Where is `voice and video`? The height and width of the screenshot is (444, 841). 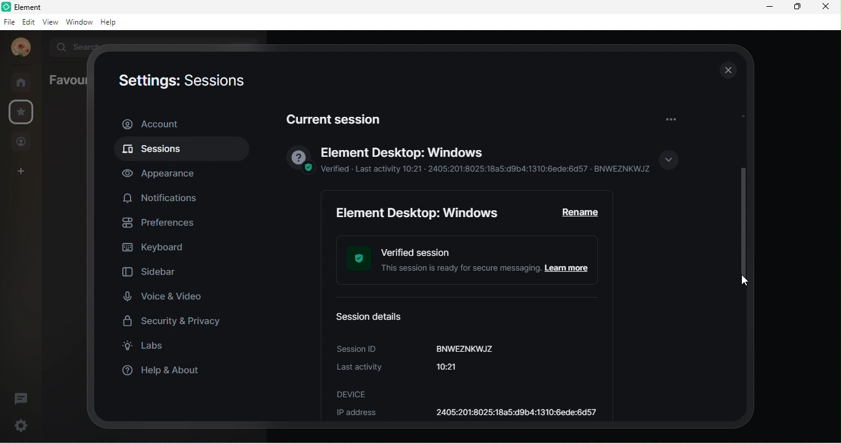 voice and video is located at coordinates (163, 296).